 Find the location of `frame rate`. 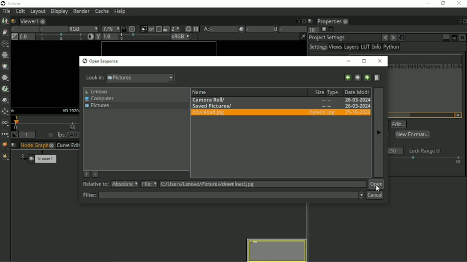

frame rate is located at coordinates (426, 160).